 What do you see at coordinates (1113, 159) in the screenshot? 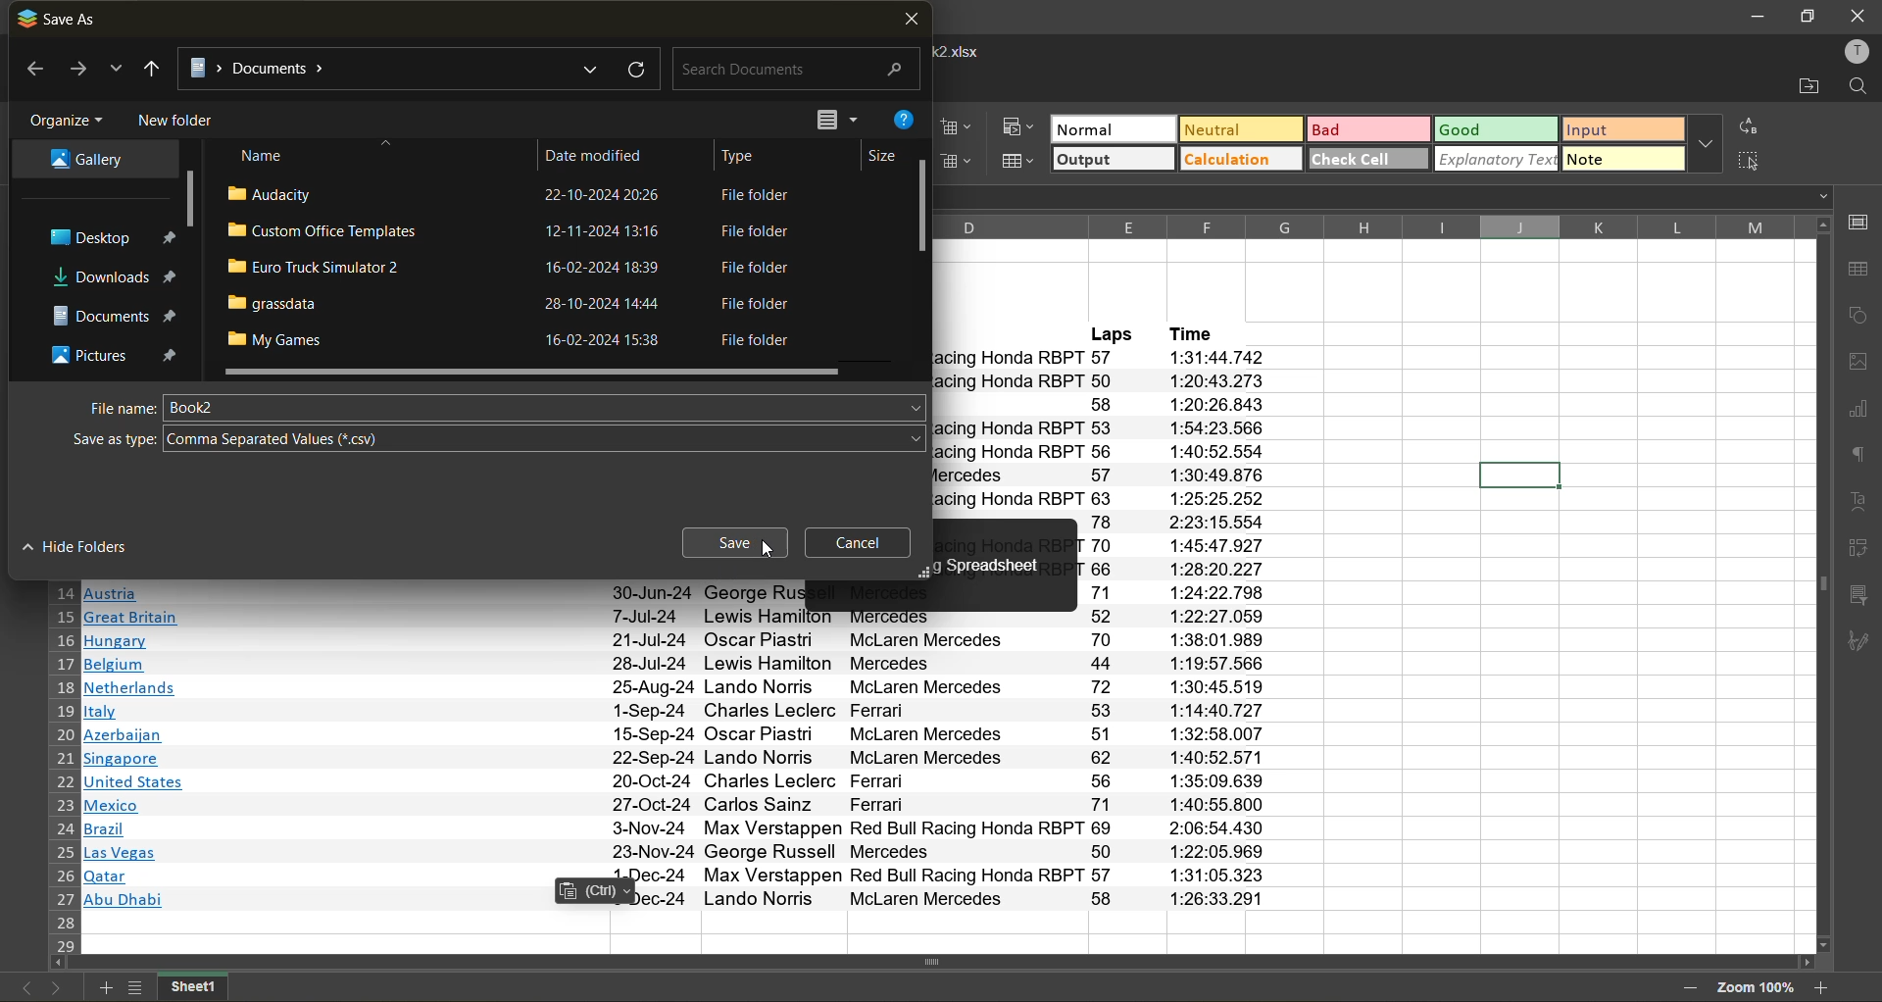
I see `output` at bounding box center [1113, 159].